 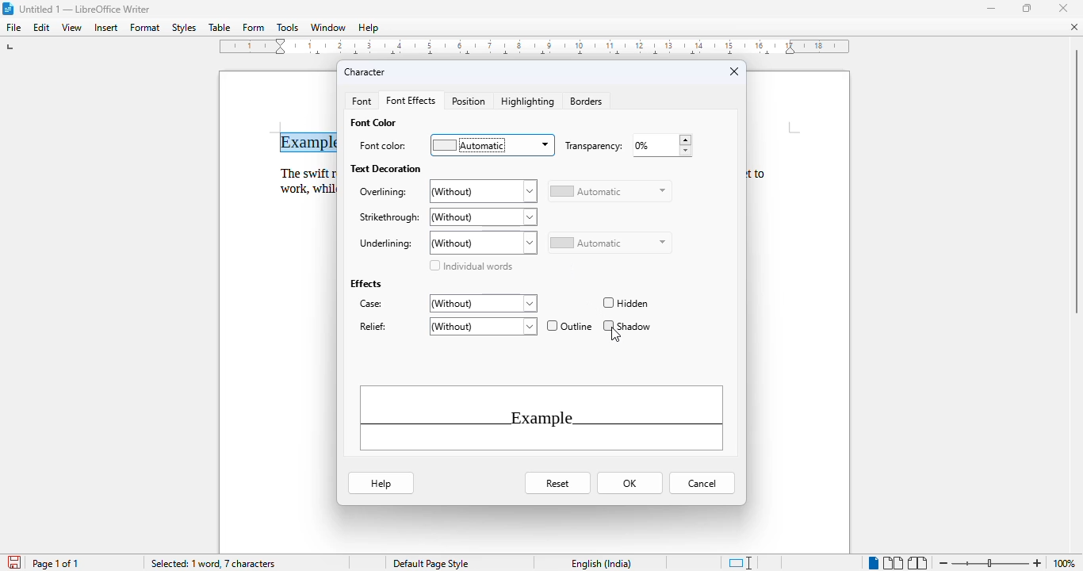 What do you see at coordinates (602, 564) in the screenshot?
I see `English (India)` at bounding box center [602, 564].